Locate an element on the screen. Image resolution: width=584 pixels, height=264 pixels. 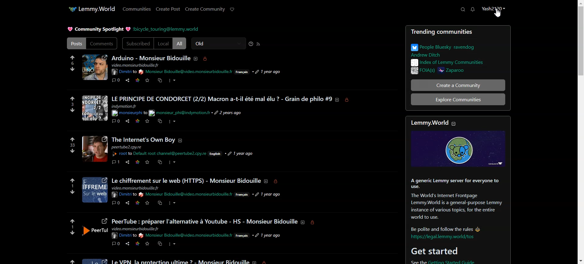
upvotes is located at coordinates (69, 259).